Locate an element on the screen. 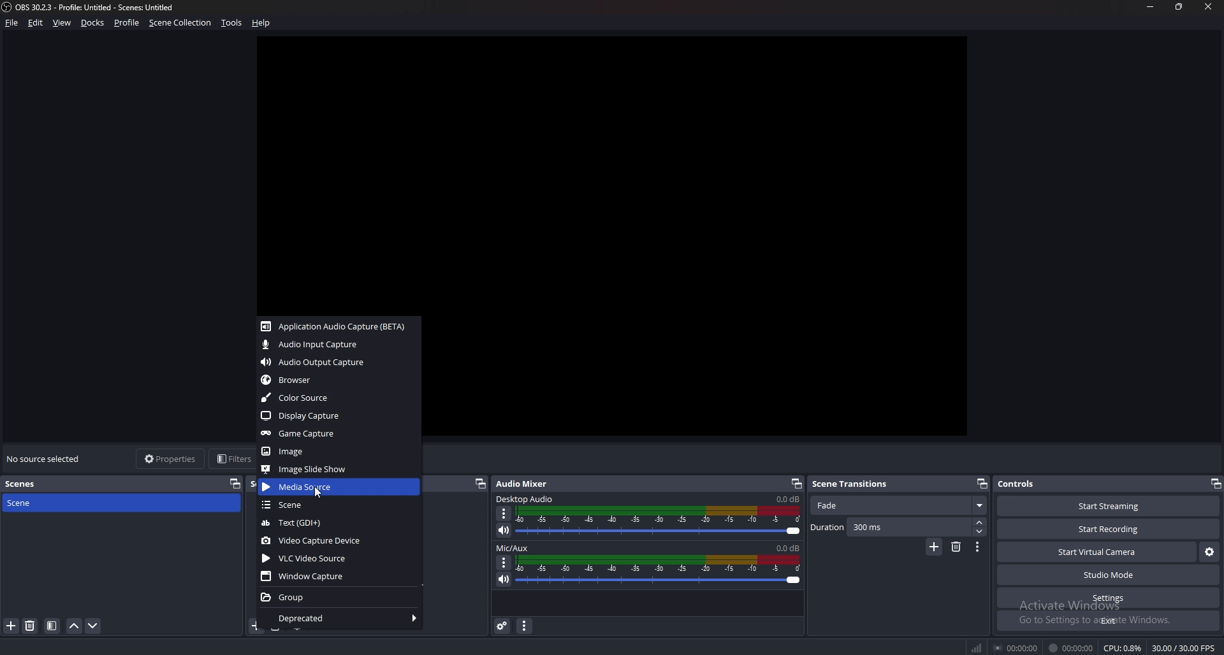  Edit is located at coordinates (37, 23).